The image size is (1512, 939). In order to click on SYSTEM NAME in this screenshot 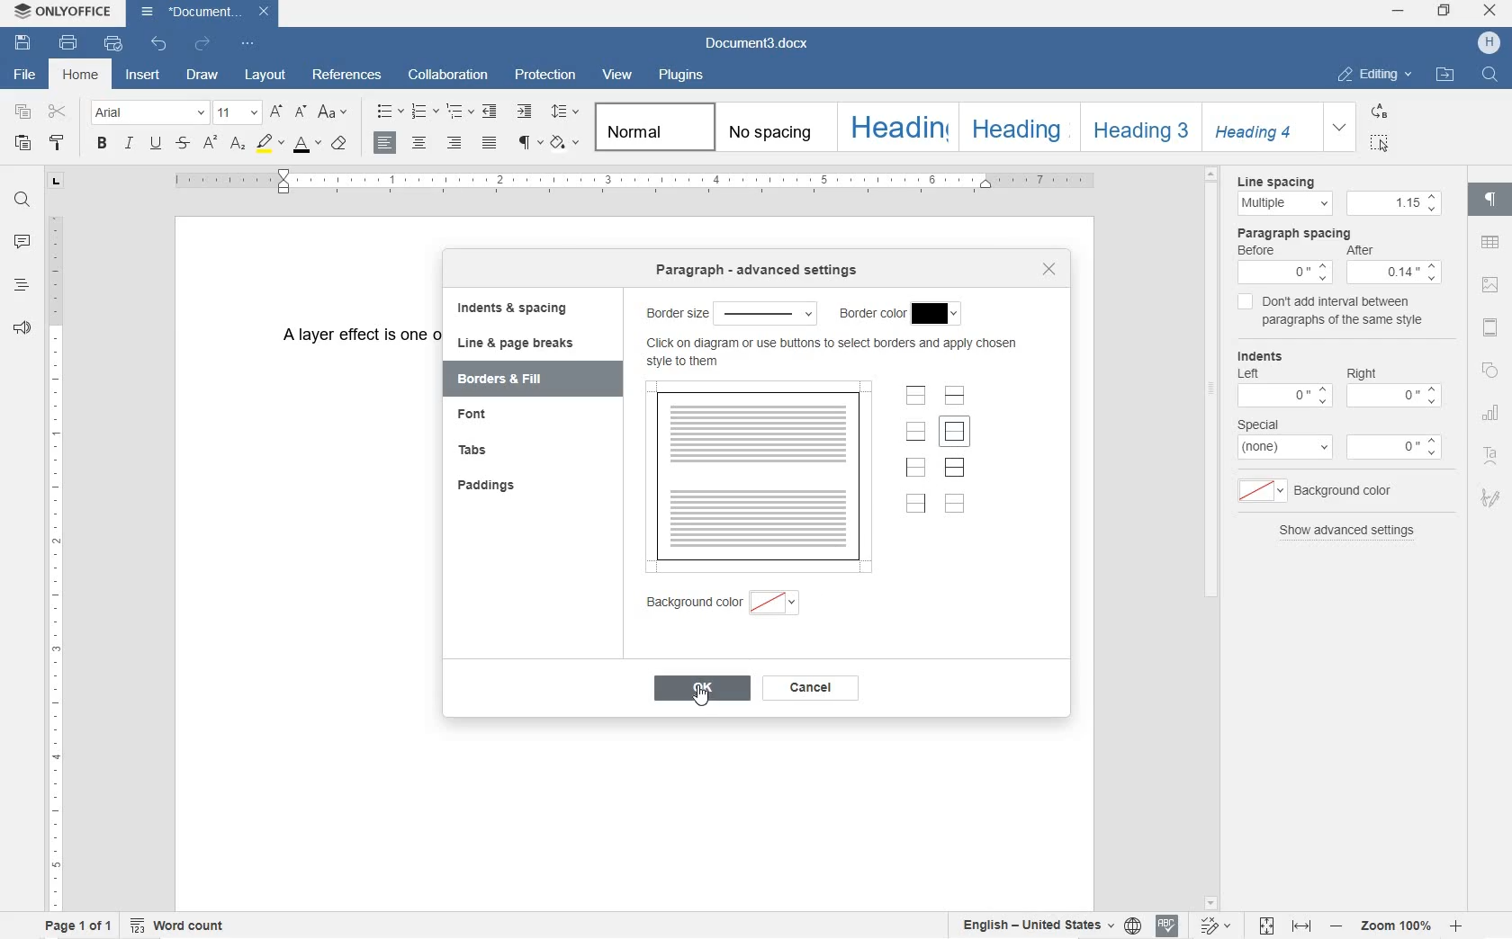, I will do `click(63, 13)`.